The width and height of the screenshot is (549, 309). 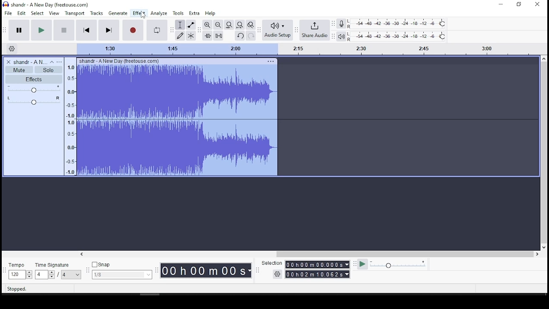 I want to click on , so click(x=19, y=30).